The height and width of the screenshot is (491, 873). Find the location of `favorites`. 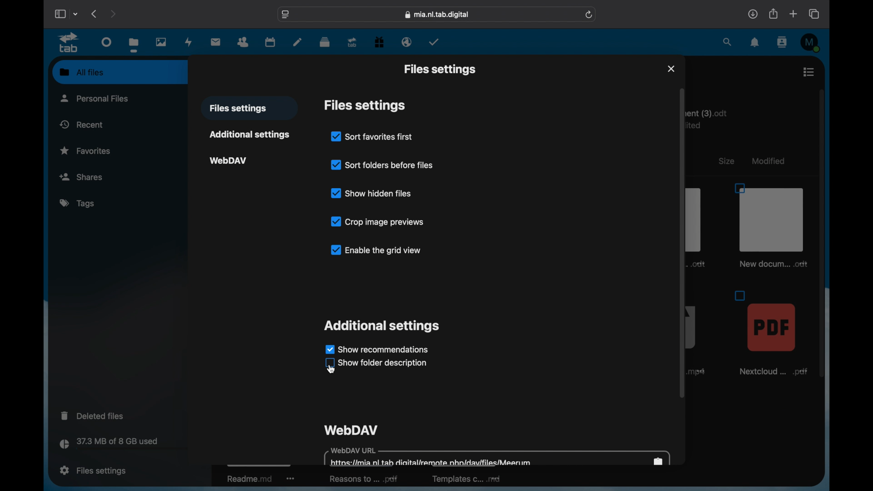

favorites is located at coordinates (85, 151).